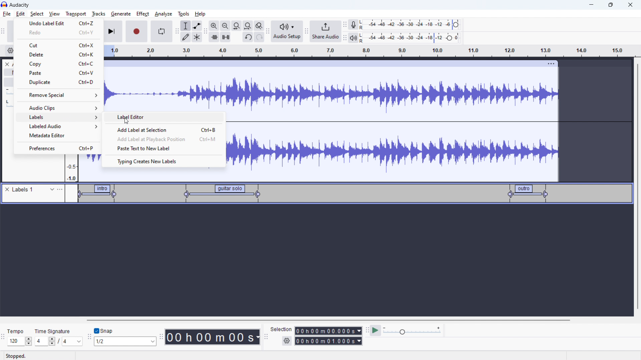  I want to click on Remove Special, so click(54, 96).